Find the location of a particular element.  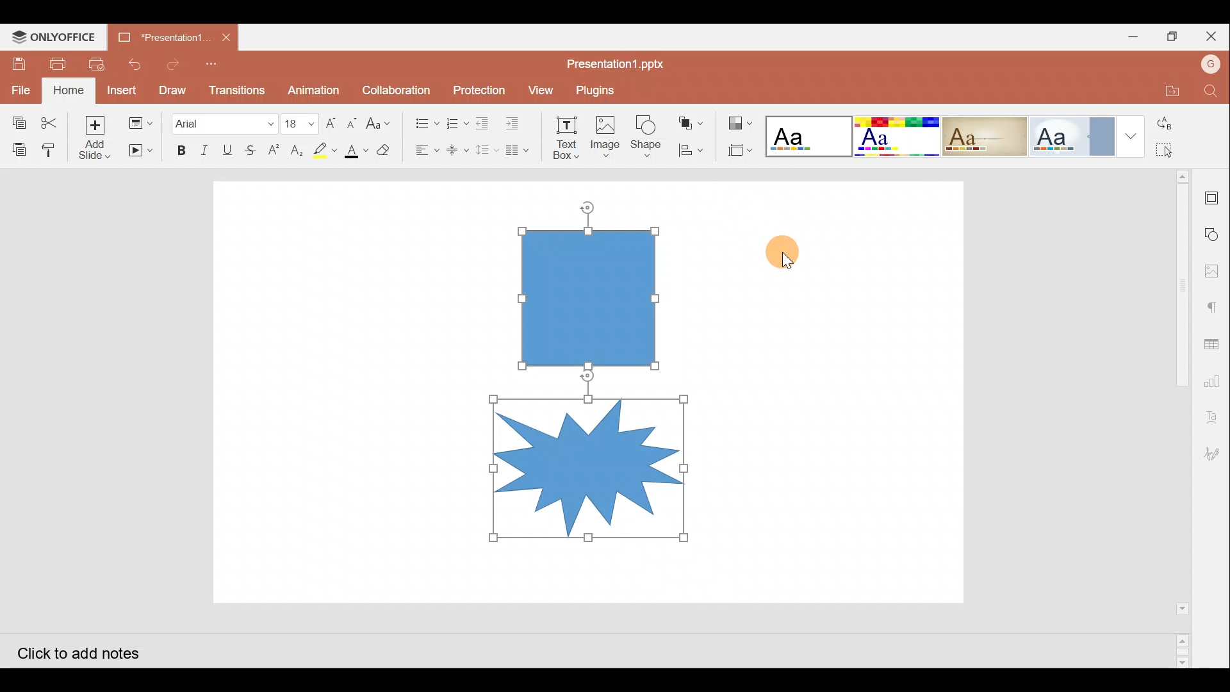

Collaboration is located at coordinates (397, 88).